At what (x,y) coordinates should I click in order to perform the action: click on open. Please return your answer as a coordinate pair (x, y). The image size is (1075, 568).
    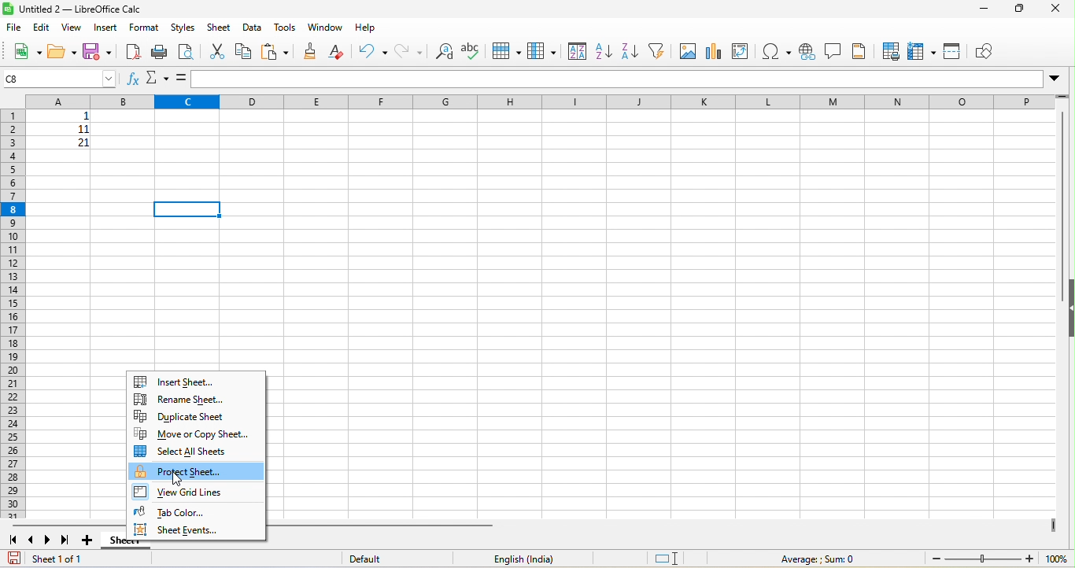
    Looking at the image, I should click on (61, 53).